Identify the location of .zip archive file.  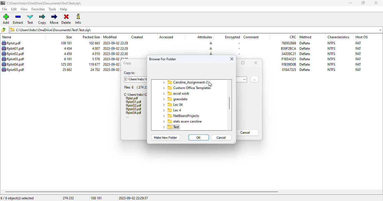
(135, 94).